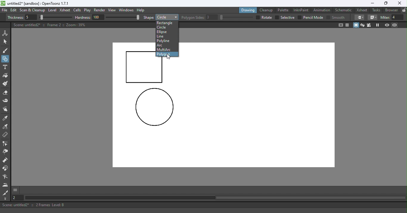 The image size is (407, 213). I want to click on 5, so click(30, 18).